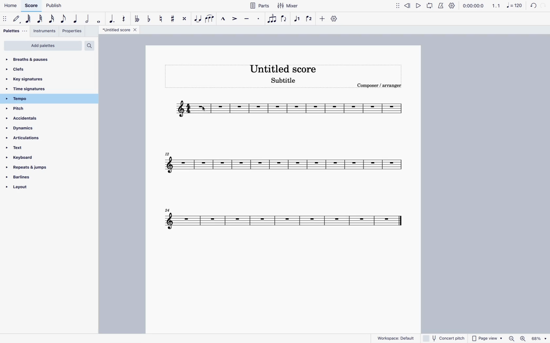 The image size is (550, 343). What do you see at coordinates (310, 19) in the screenshot?
I see `voice 2` at bounding box center [310, 19].